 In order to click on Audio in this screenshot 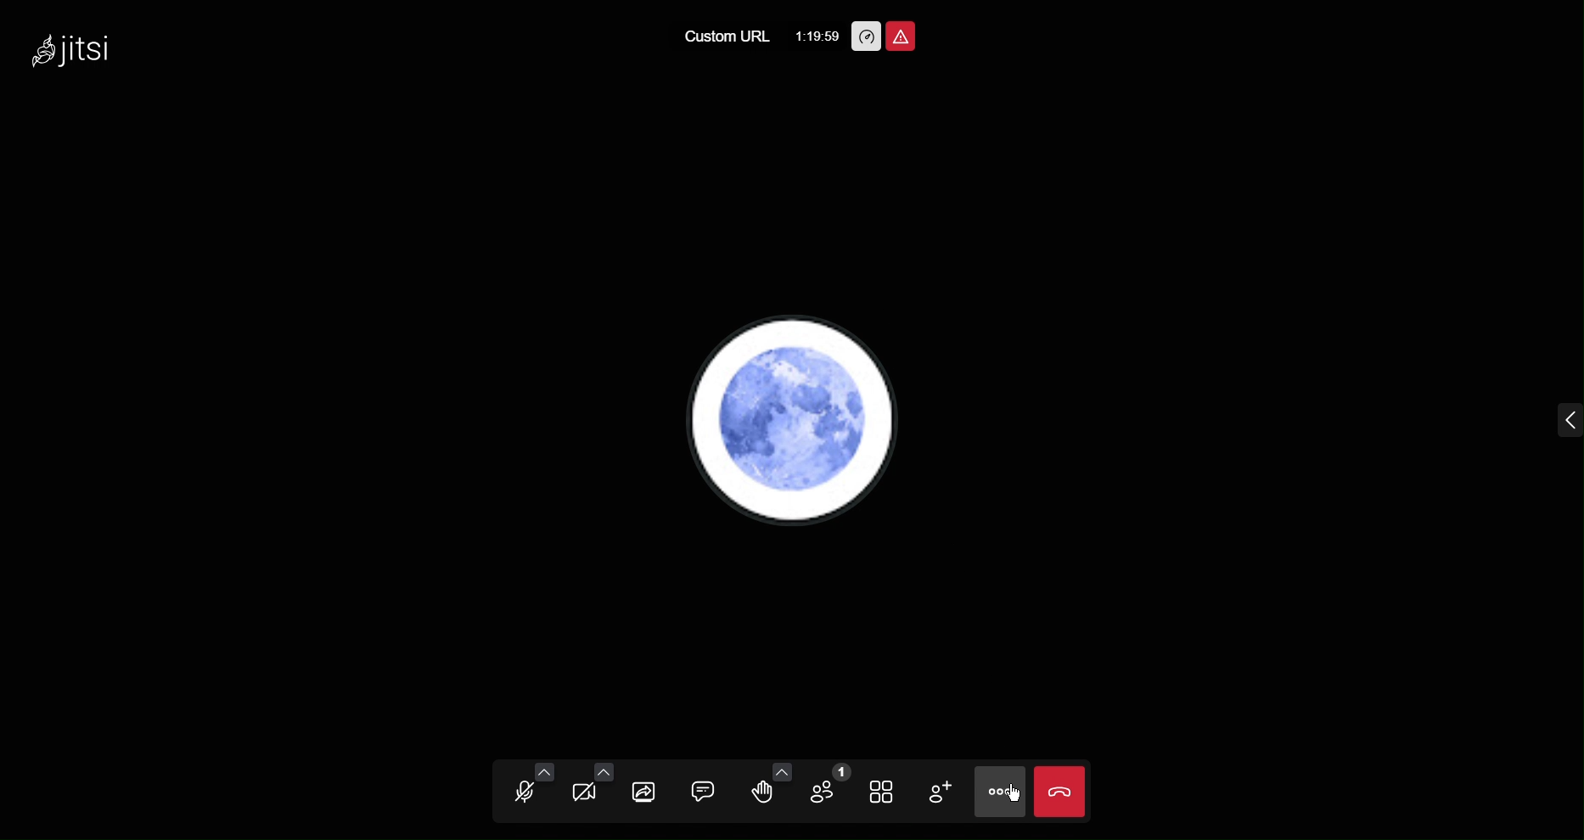, I will do `click(520, 787)`.